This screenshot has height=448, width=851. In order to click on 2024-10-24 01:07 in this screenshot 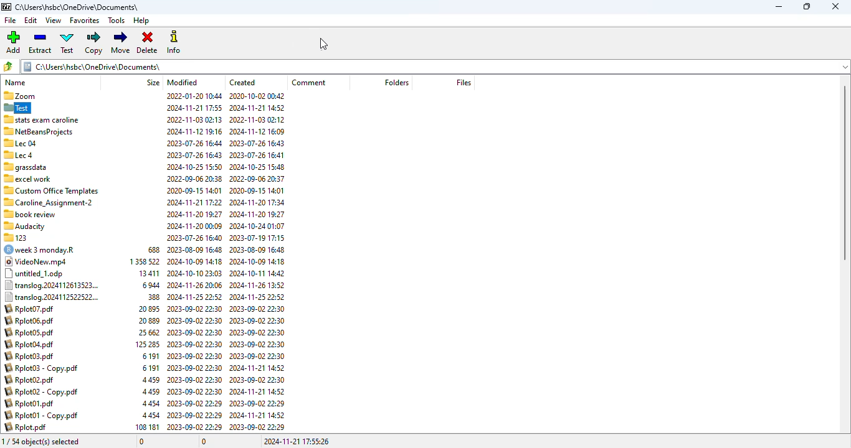, I will do `click(257, 226)`.